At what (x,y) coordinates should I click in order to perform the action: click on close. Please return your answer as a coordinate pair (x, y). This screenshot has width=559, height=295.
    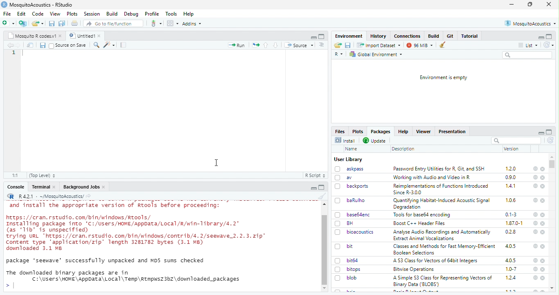
    Looking at the image, I should click on (543, 246).